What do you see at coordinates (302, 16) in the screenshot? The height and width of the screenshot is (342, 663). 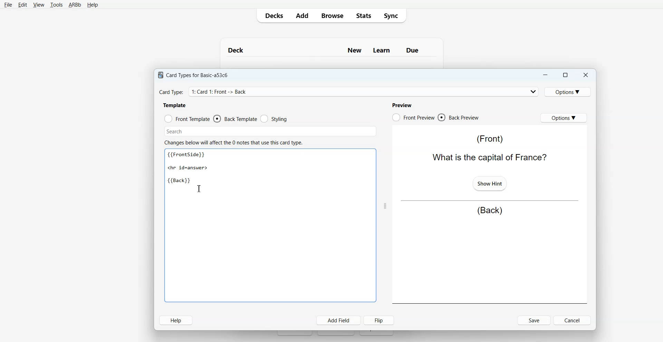 I see `Add` at bounding box center [302, 16].